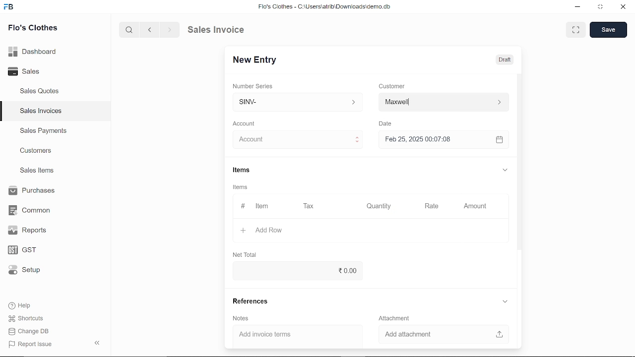 This screenshot has height=357, width=635. What do you see at coordinates (296, 139) in the screenshot?
I see `Insert Account ` at bounding box center [296, 139].